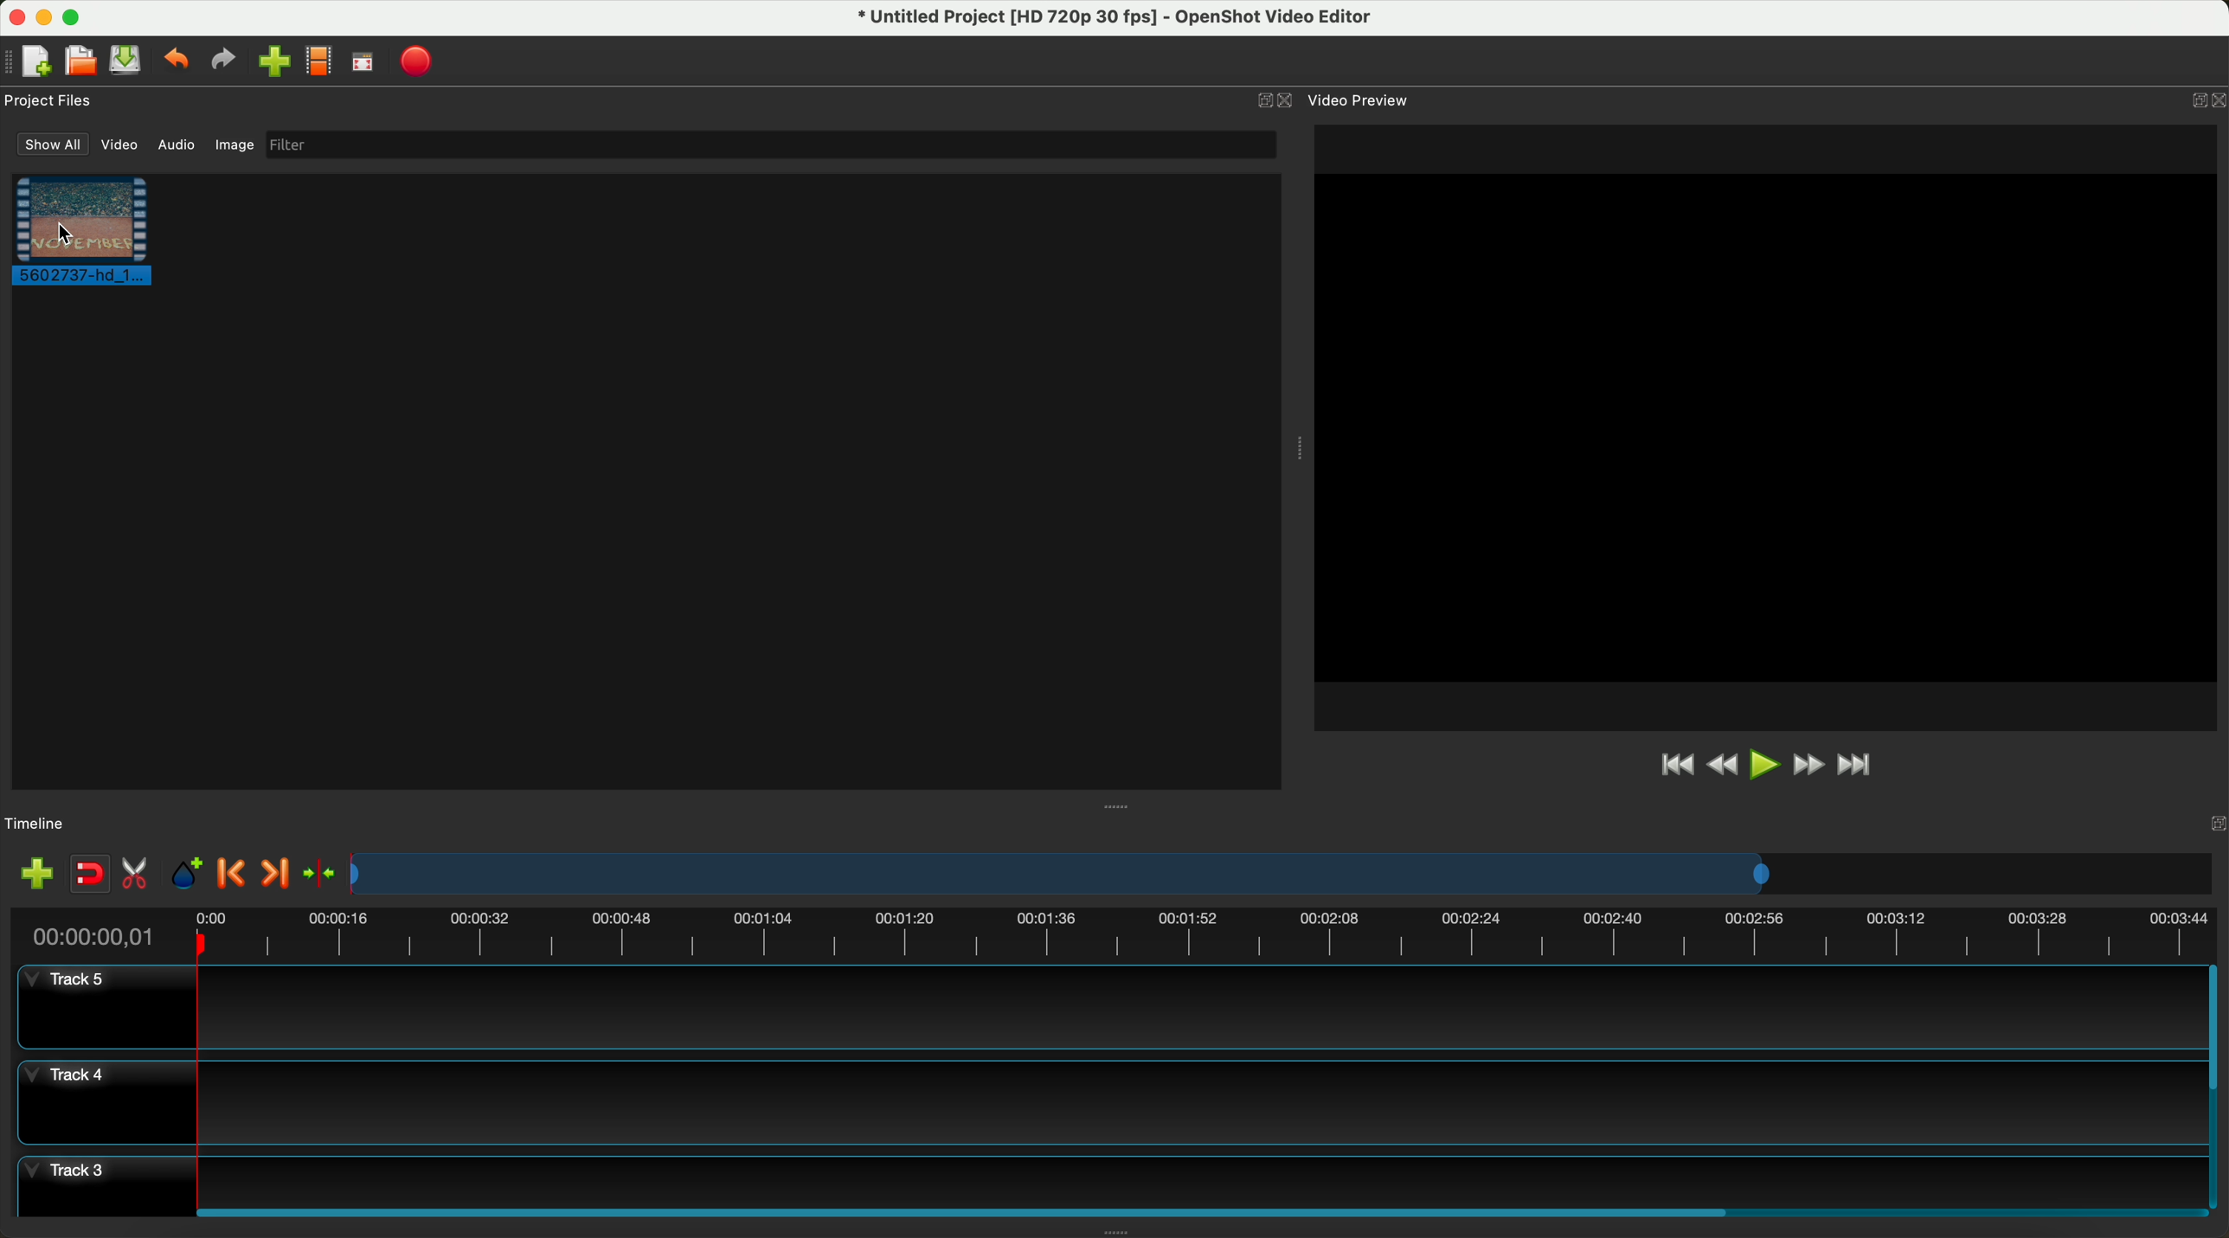 Image resolution: width=2229 pixels, height=1238 pixels. I want to click on timeline, so click(1120, 934).